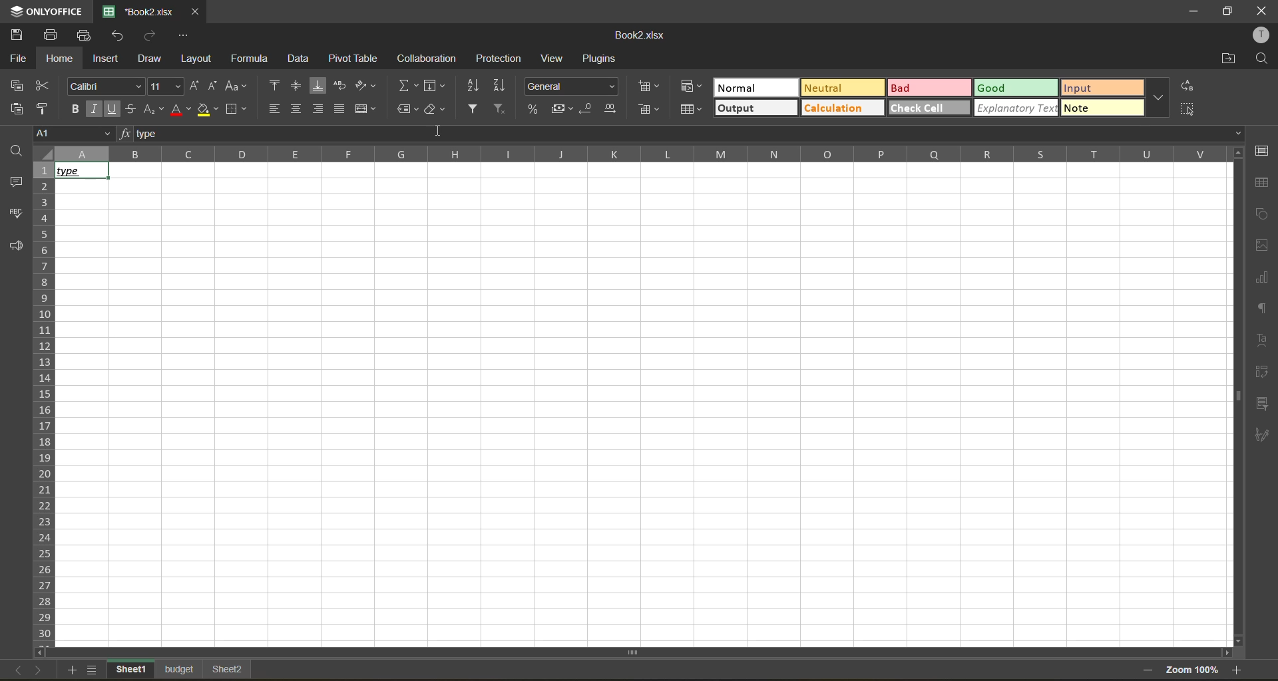 This screenshot has width=1278, height=681. What do you see at coordinates (635, 152) in the screenshot?
I see `column names` at bounding box center [635, 152].